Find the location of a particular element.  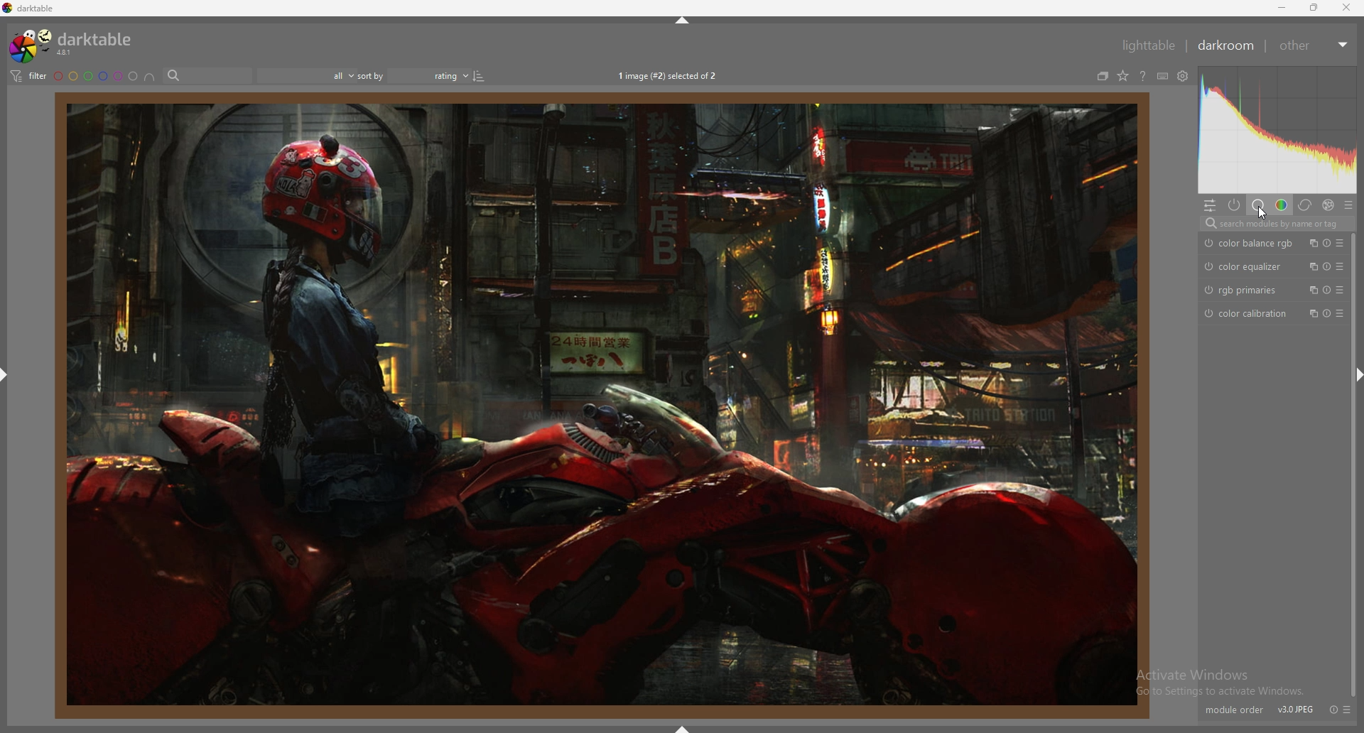

hide is located at coordinates (5, 376).